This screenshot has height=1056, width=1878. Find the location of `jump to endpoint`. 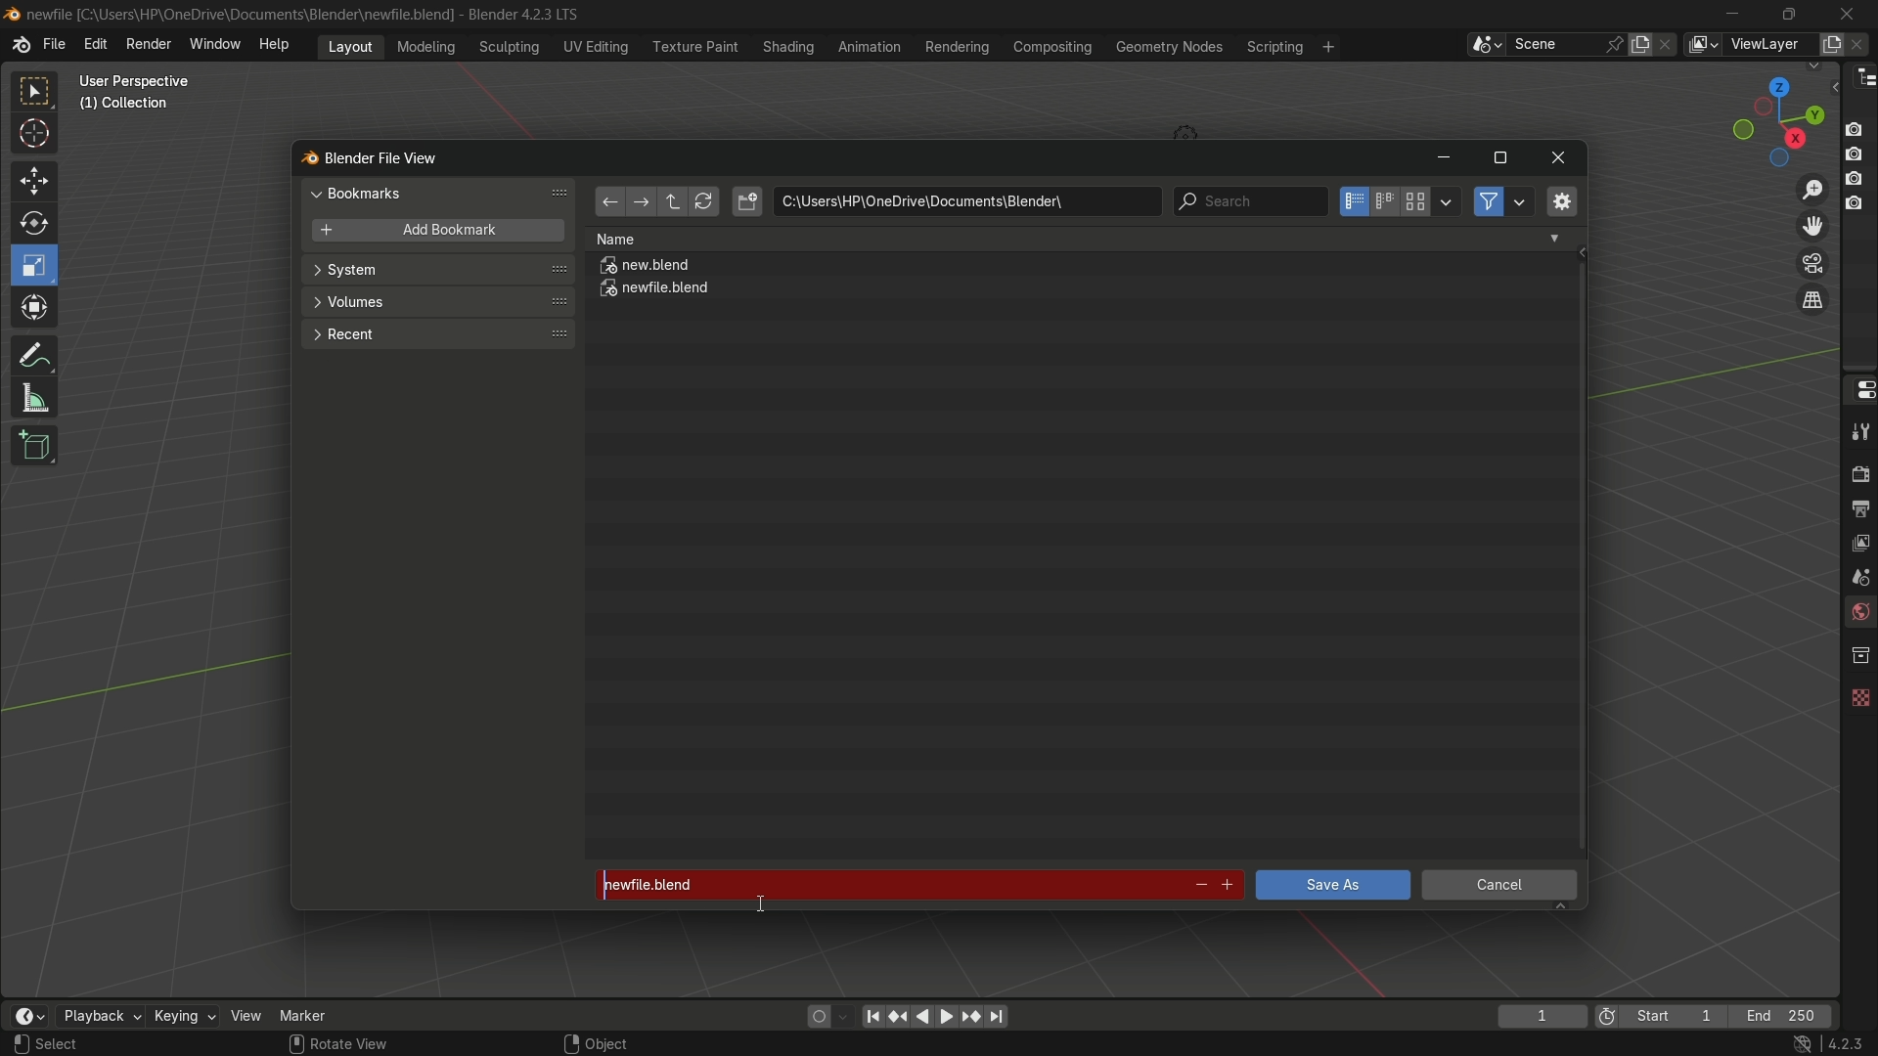

jump to endpoint is located at coordinates (998, 1017).